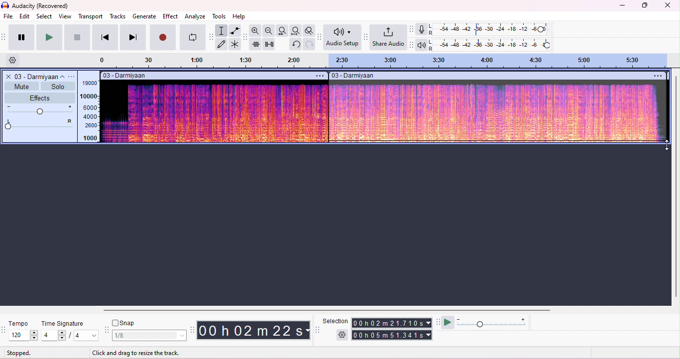  I want to click on playback speed, so click(493, 323).